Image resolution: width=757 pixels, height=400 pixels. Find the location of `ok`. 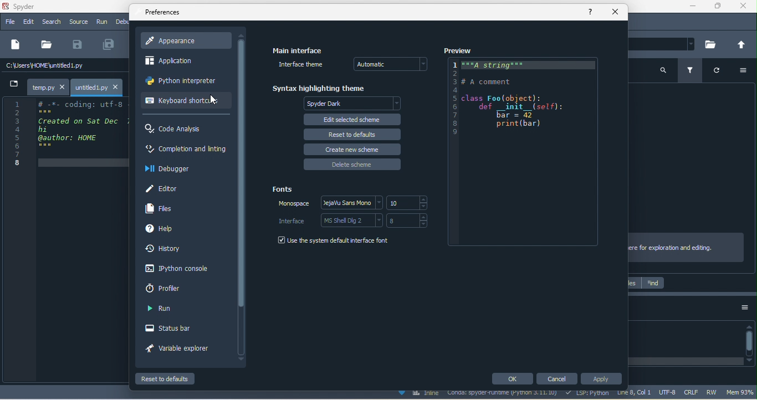

ok is located at coordinates (512, 379).